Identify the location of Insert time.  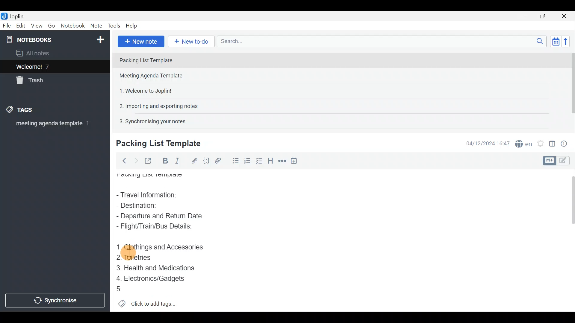
(296, 161).